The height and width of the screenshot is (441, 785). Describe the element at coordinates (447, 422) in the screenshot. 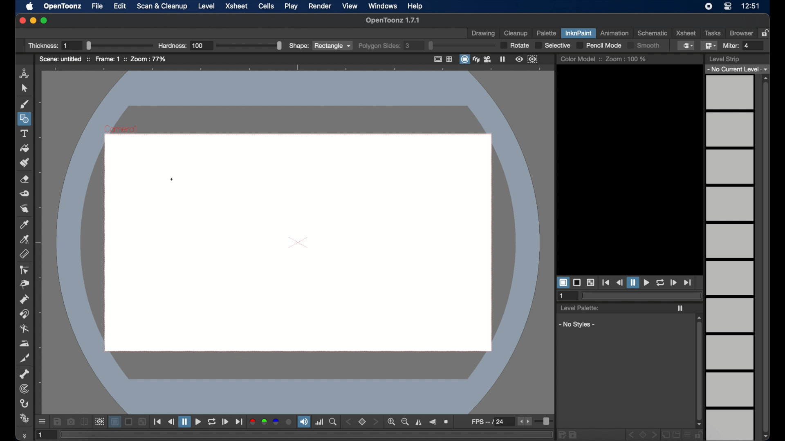

I see `reset view` at that location.